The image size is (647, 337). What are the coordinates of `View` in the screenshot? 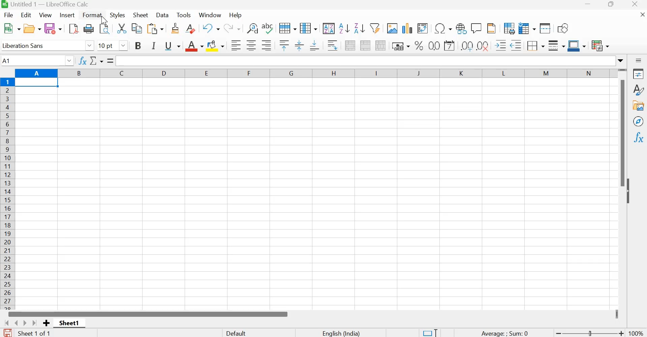 It's located at (46, 15).